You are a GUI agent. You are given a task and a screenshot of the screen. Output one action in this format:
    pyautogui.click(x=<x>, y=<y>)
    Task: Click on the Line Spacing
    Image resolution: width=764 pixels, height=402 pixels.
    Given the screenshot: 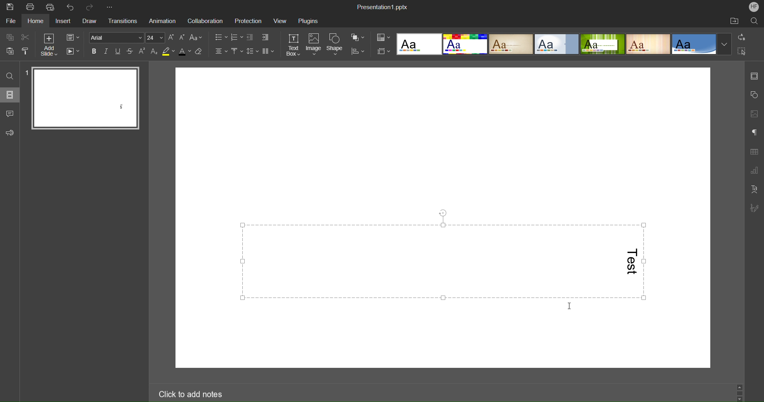 What is the action you would take?
    pyautogui.click(x=253, y=52)
    